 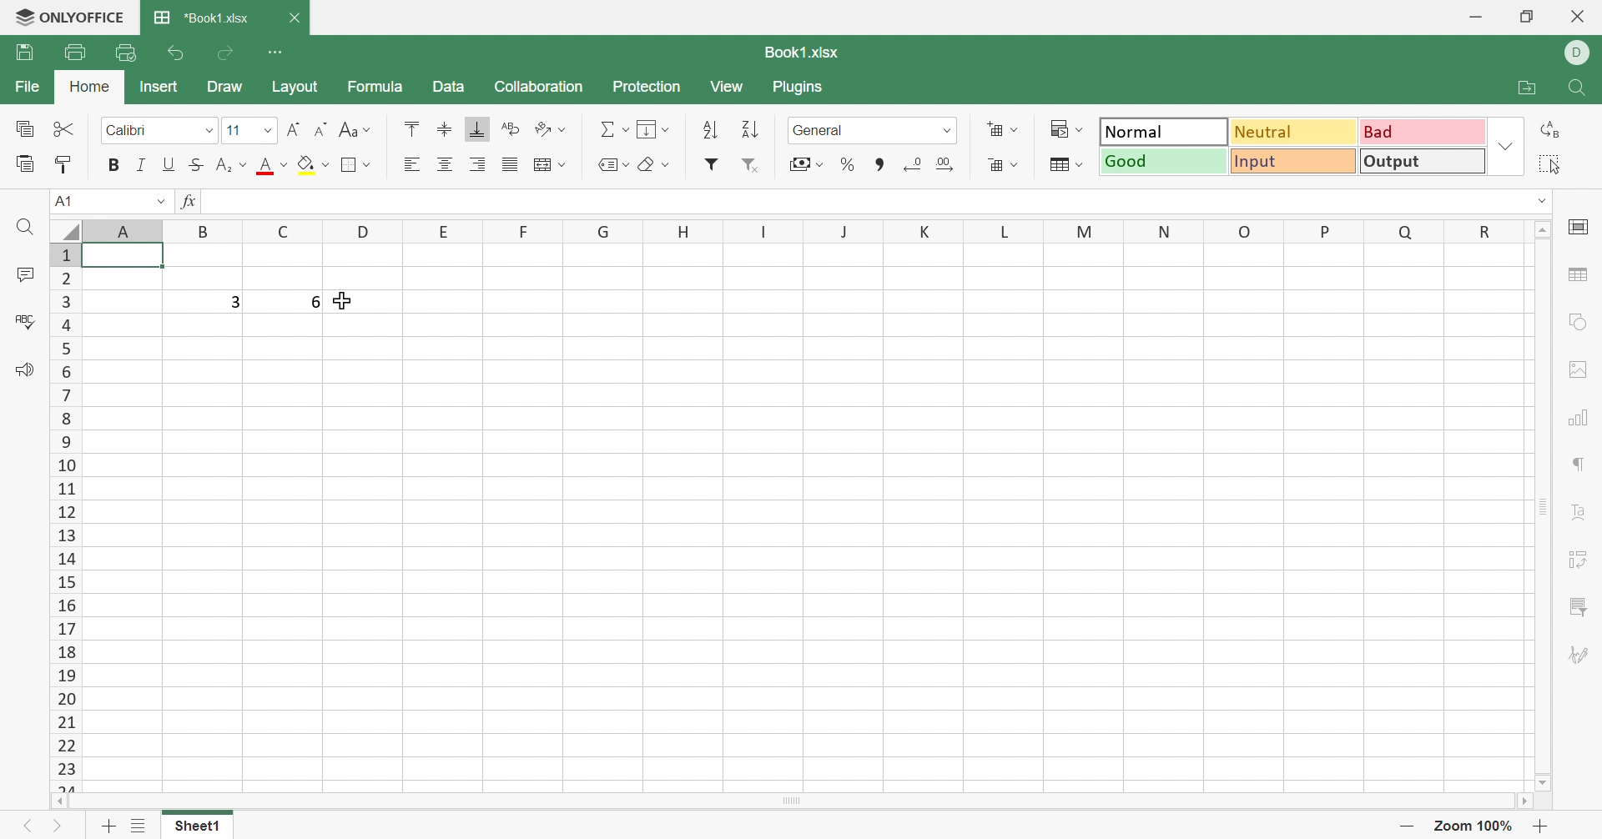 I want to click on Slicer settings, so click(x=1580, y=607).